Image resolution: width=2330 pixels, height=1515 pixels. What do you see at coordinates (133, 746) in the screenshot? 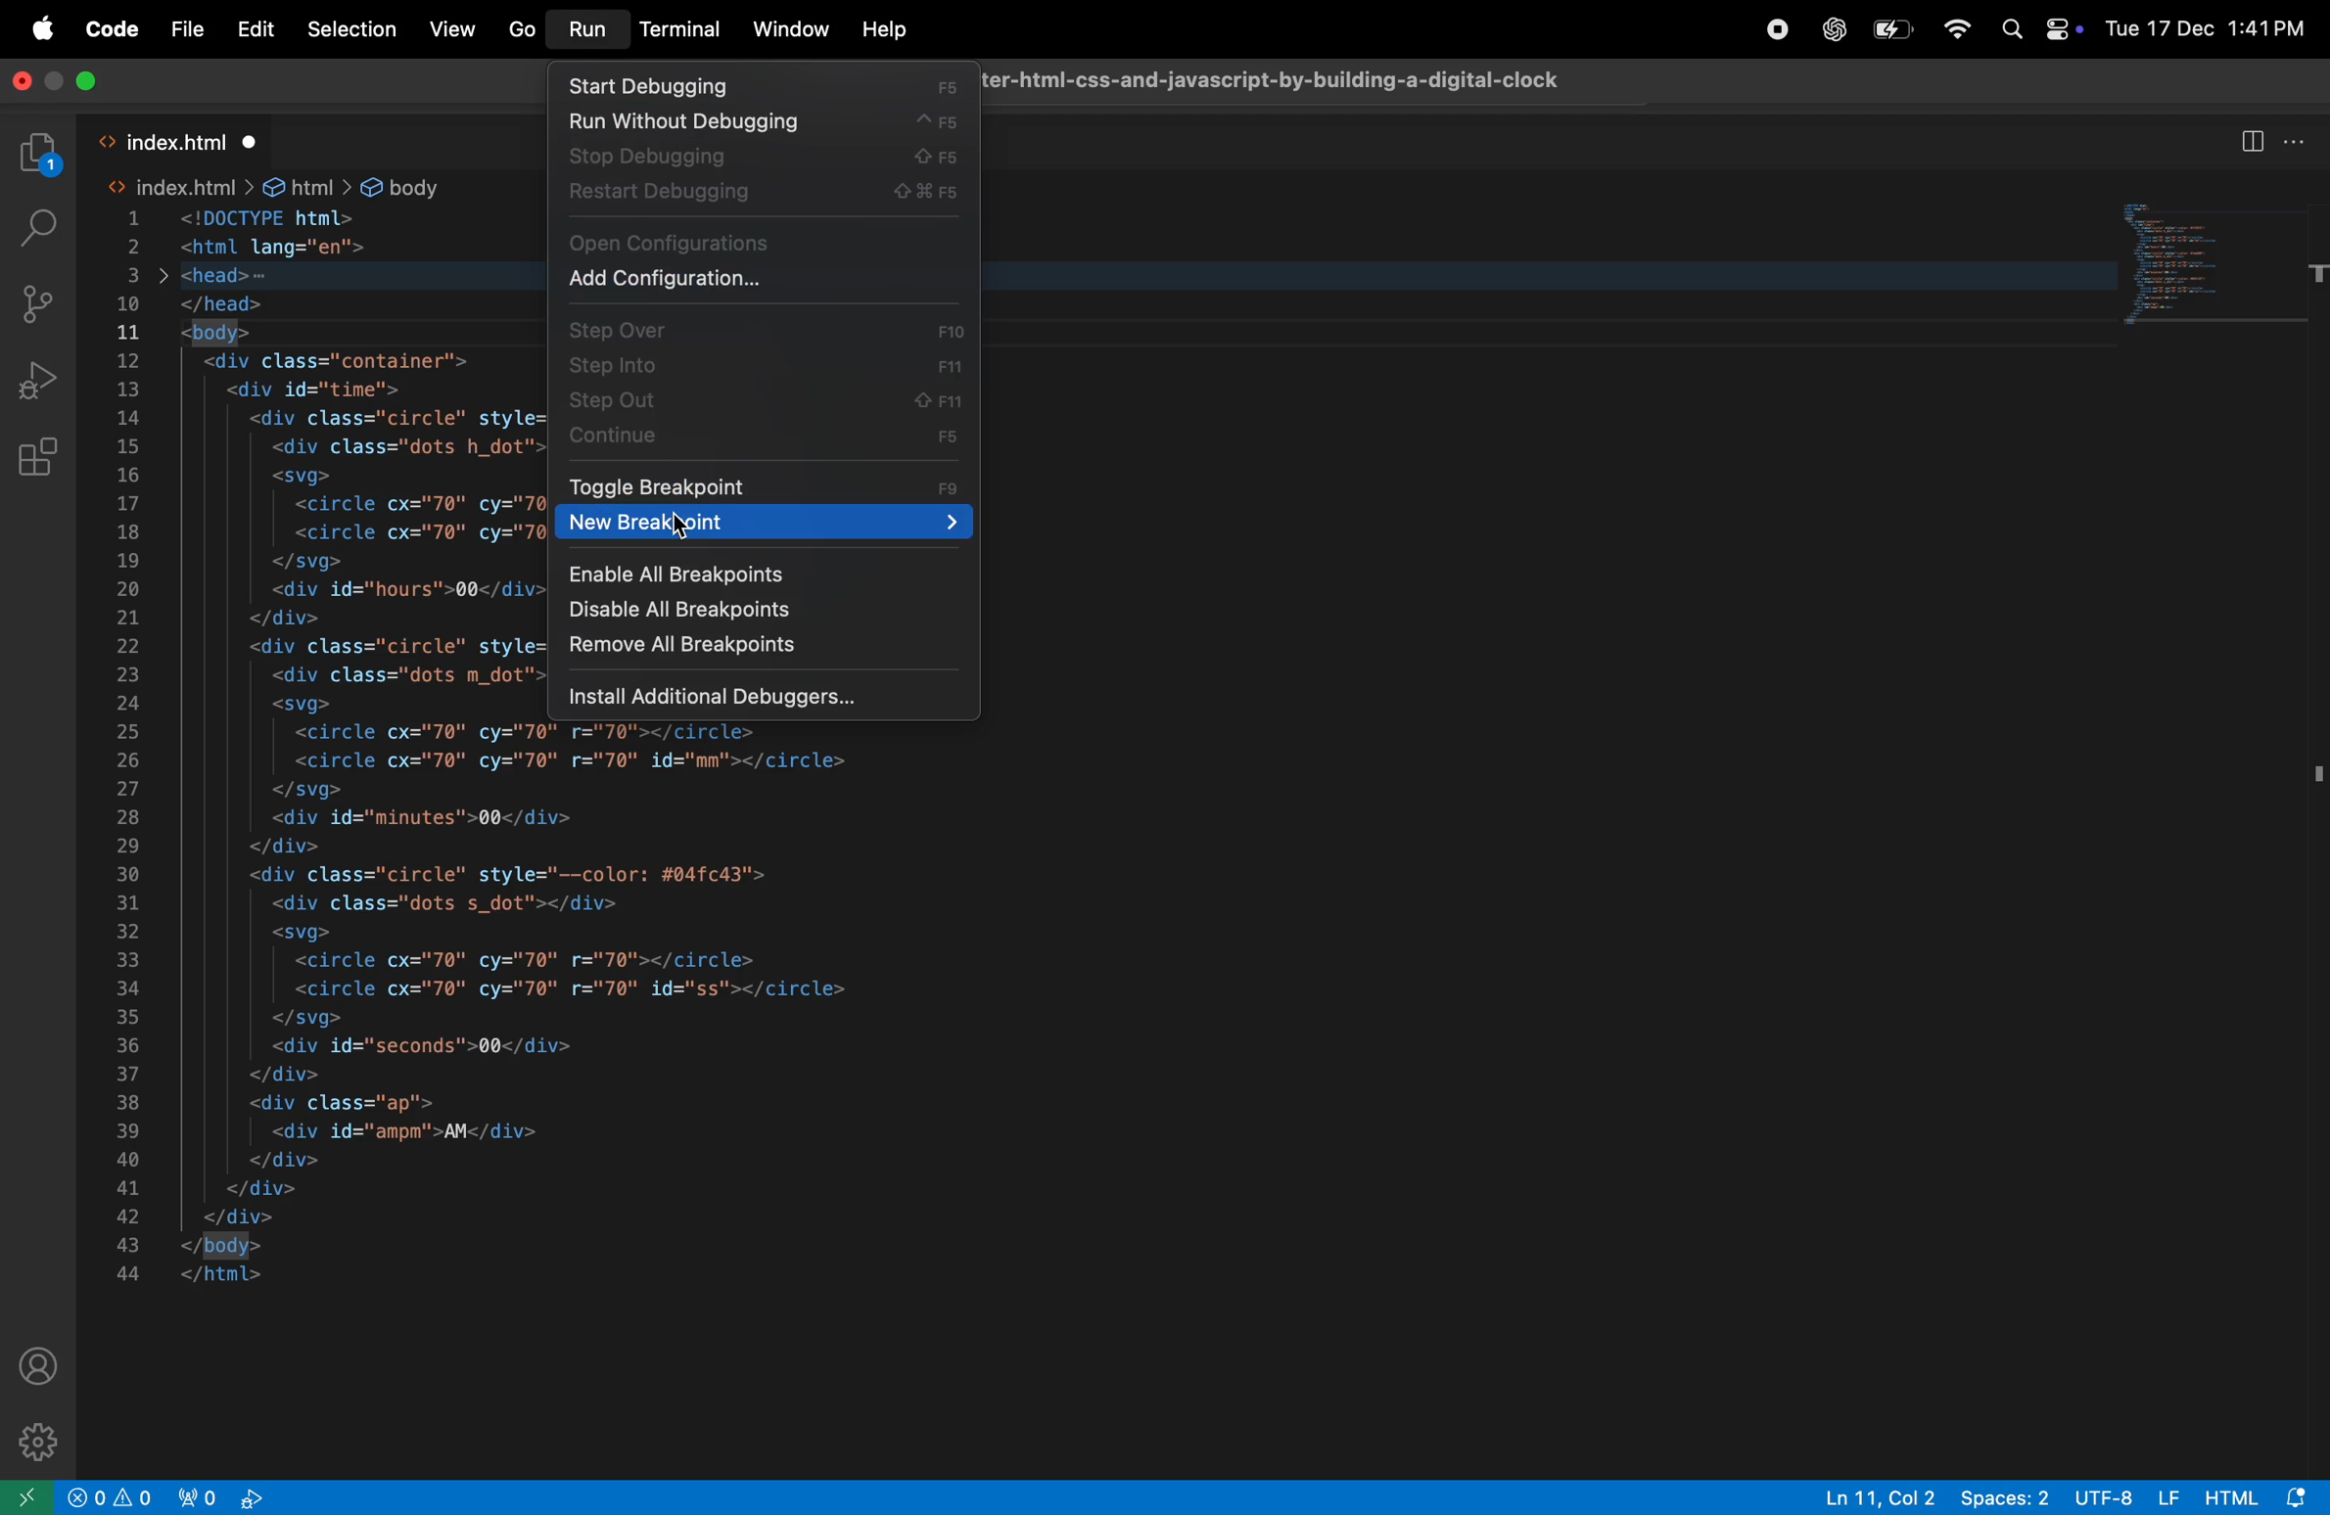
I see `line index` at bounding box center [133, 746].